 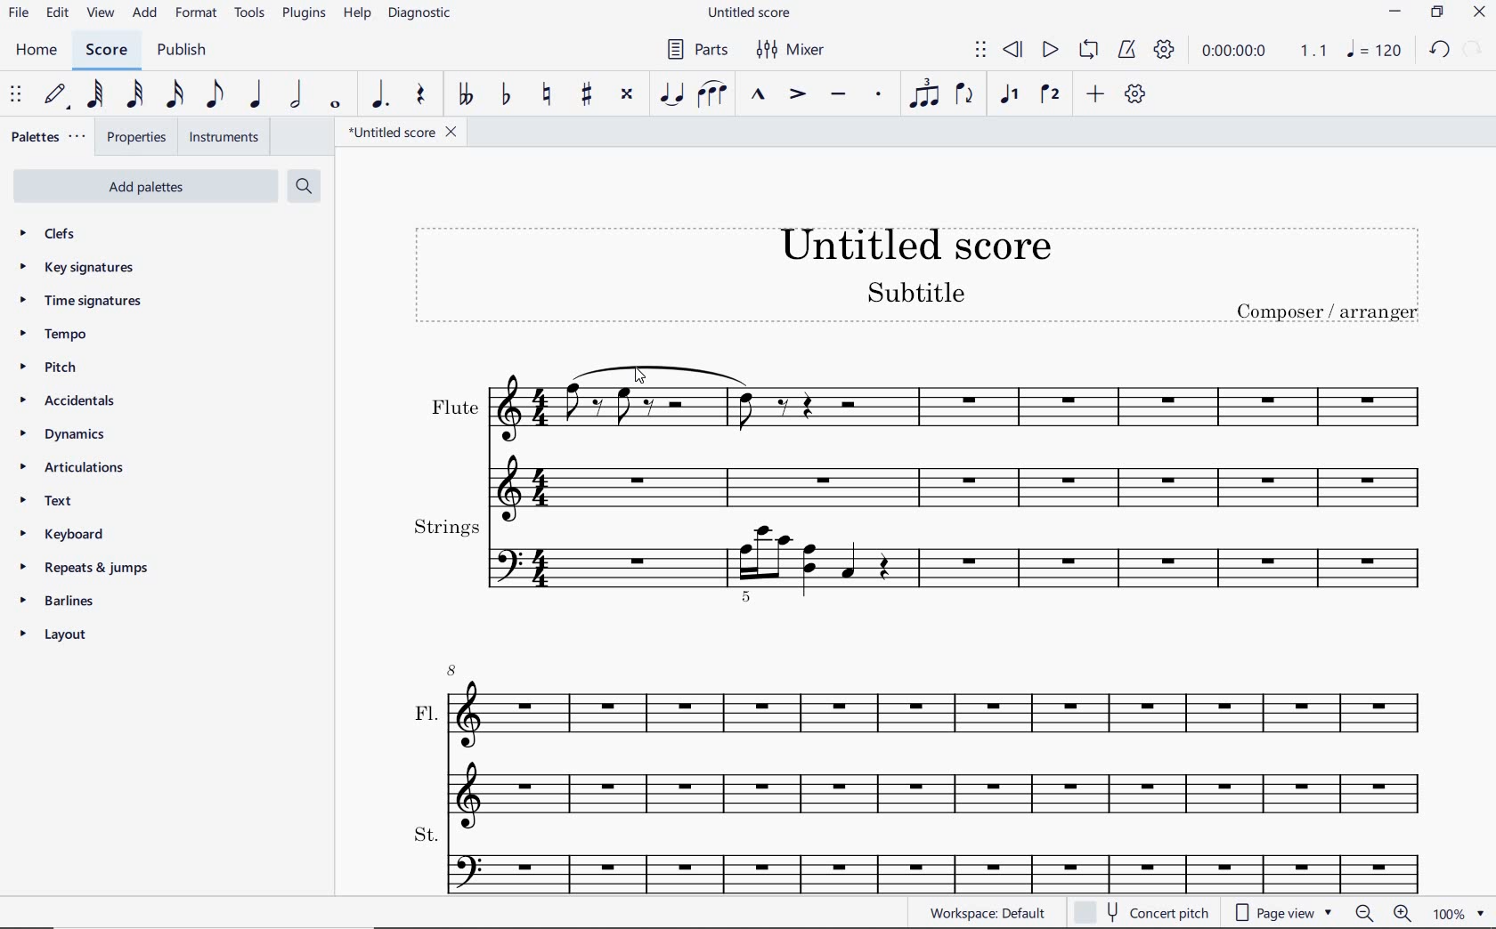 What do you see at coordinates (357, 14) in the screenshot?
I see `help` at bounding box center [357, 14].